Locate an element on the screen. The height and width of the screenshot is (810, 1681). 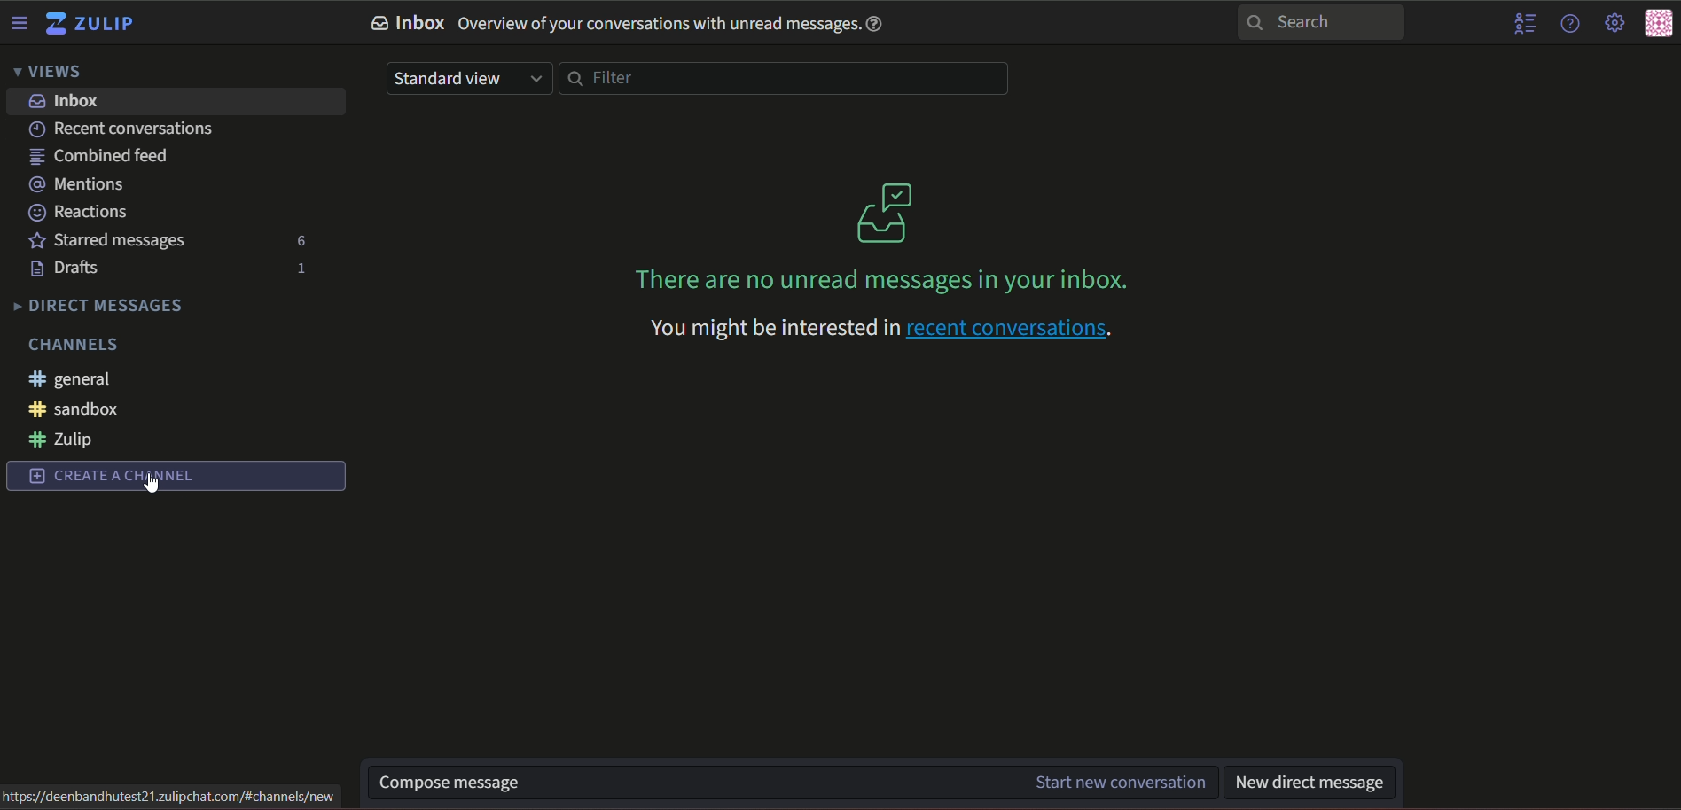
gear menu is located at coordinates (1613, 22).